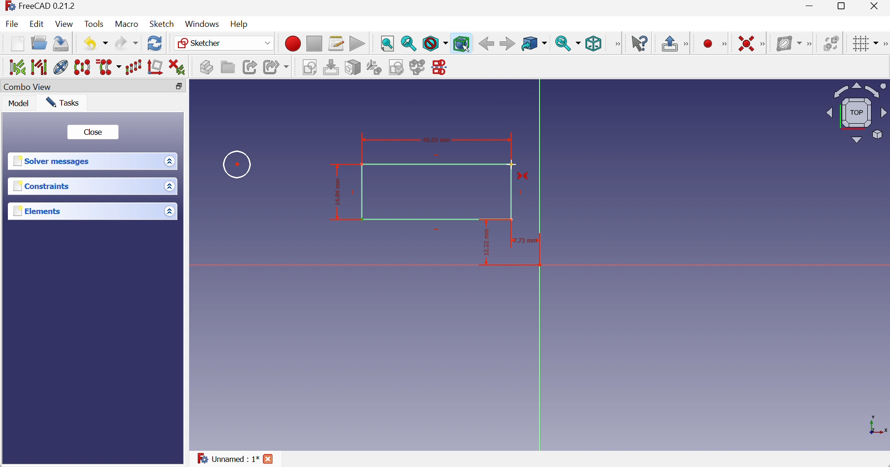 The width and height of the screenshot is (890, 467). What do you see at coordinates (18, 44) in the screenshot?
I see `New` at bounding box center [18, 44].